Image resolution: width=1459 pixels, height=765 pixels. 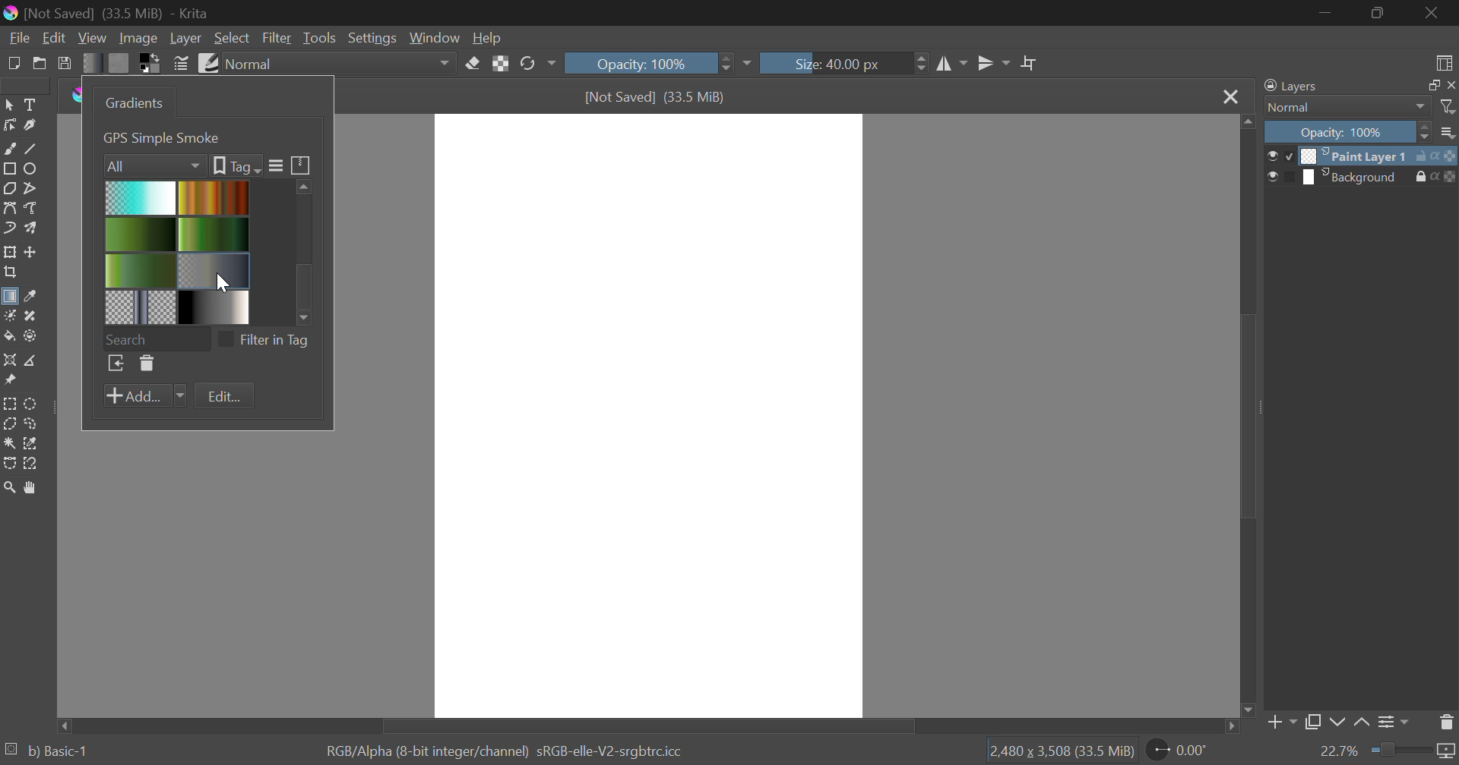 I want to click on Select, so click(x=232, y=38).